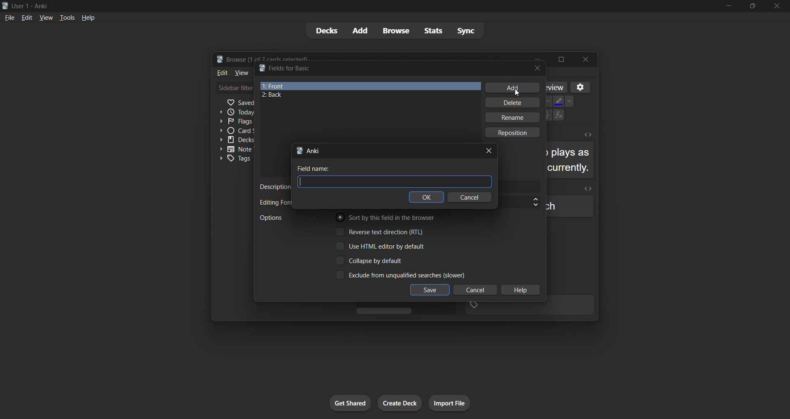 Image resolution: width=790 pixels, height=419 pixels. I want to click on delete field, so click(511, 103).